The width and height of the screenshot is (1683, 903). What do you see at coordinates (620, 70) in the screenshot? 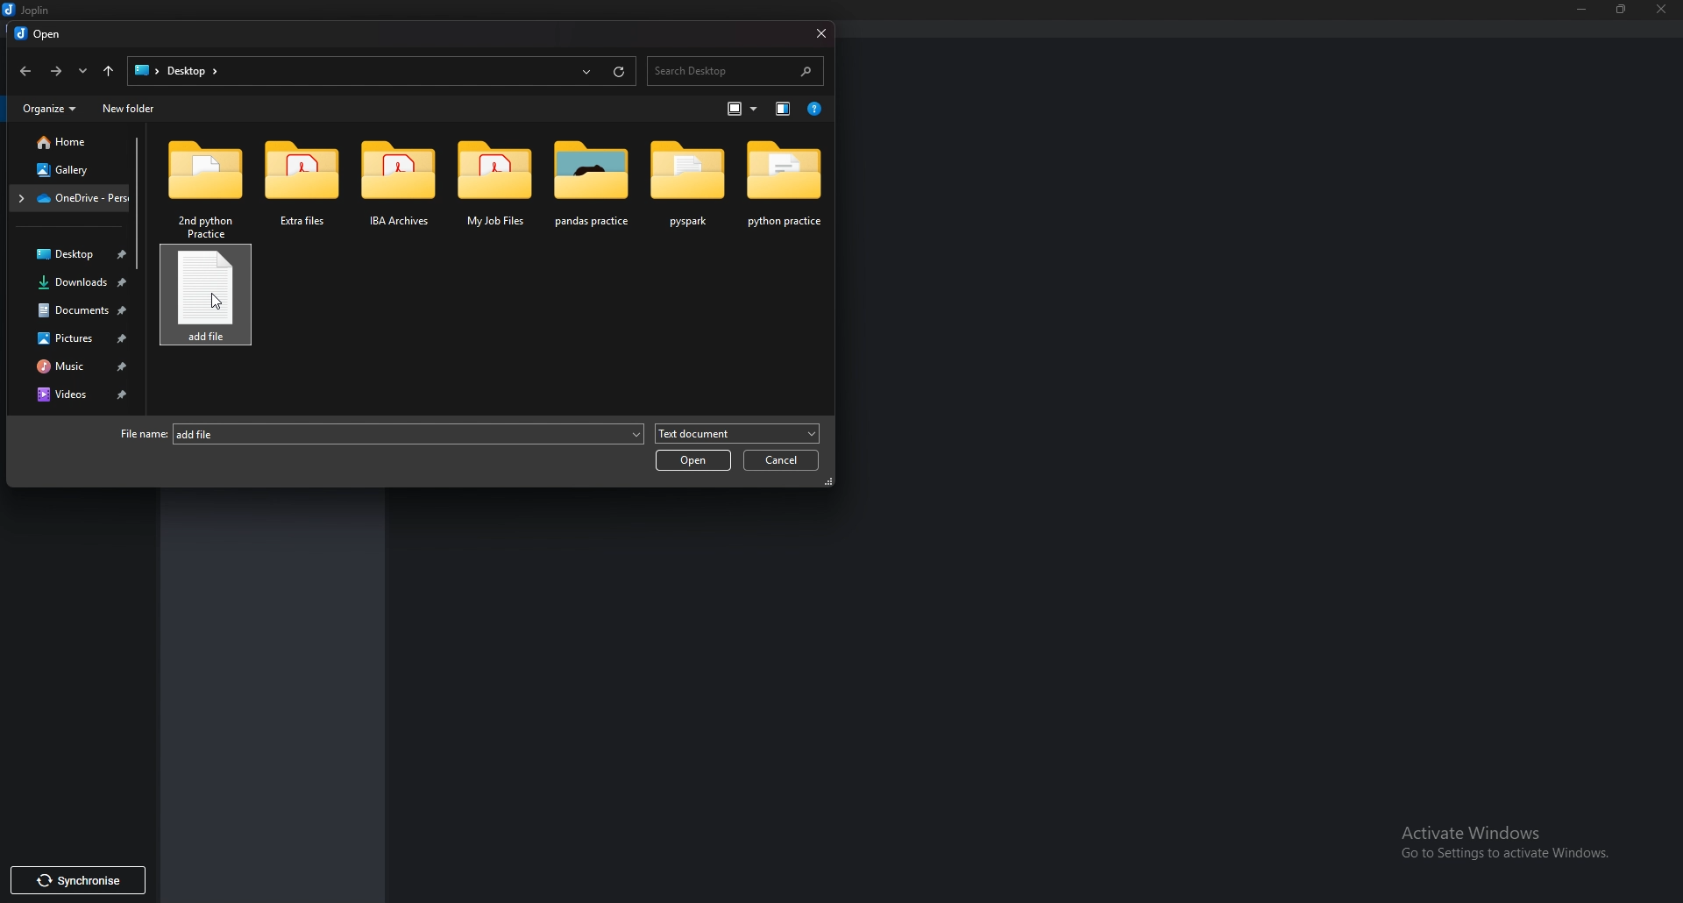
I see `Refresh` at bounding box center [620, 70].